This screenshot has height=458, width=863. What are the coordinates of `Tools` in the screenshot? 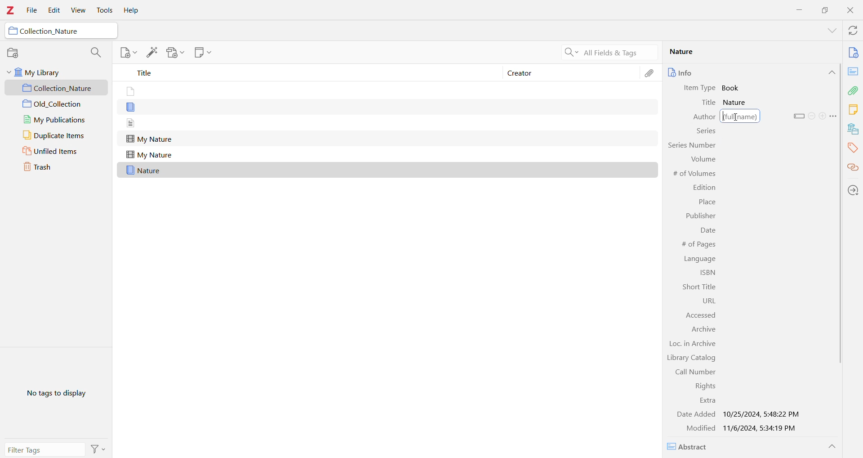 It's located at (104, 10).